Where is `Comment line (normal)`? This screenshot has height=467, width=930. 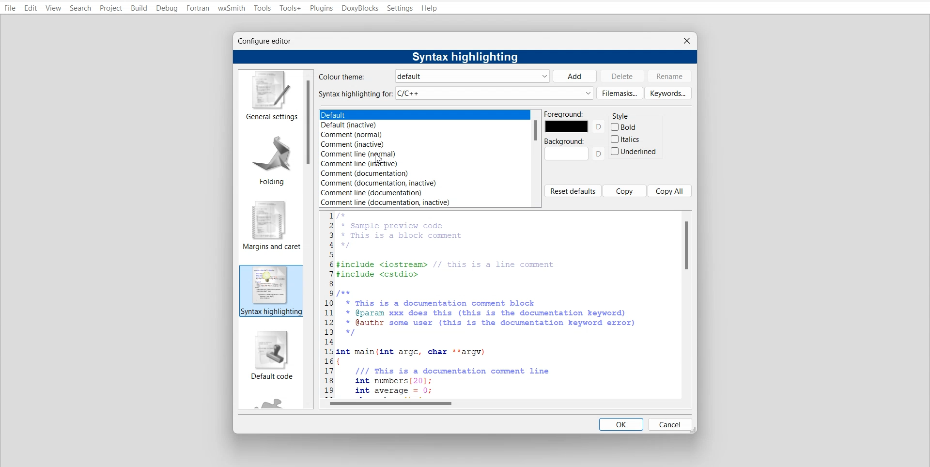
Comment line (normal) is located at coordinates (383, 155).